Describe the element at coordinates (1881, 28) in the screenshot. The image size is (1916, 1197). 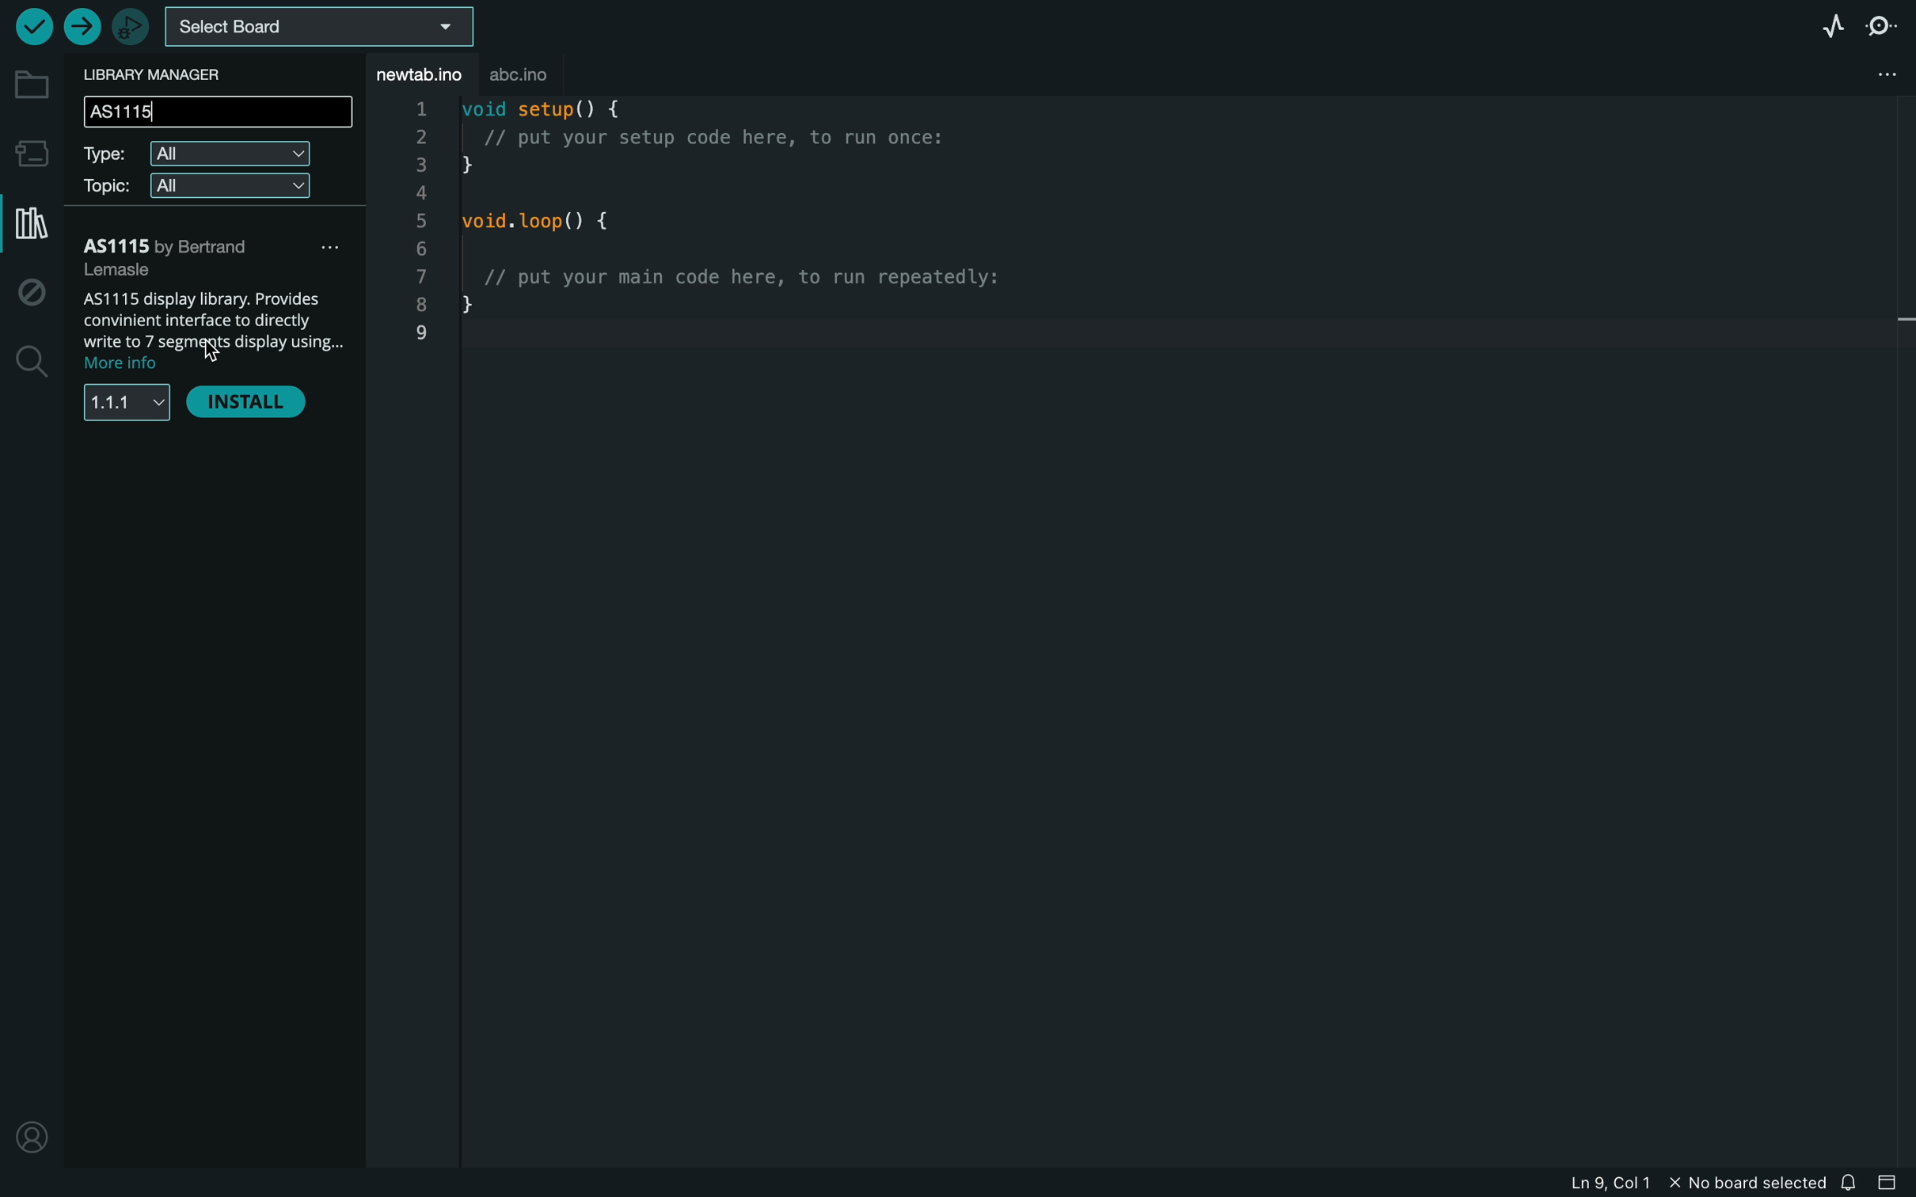
I see `serial monitor` at that location.